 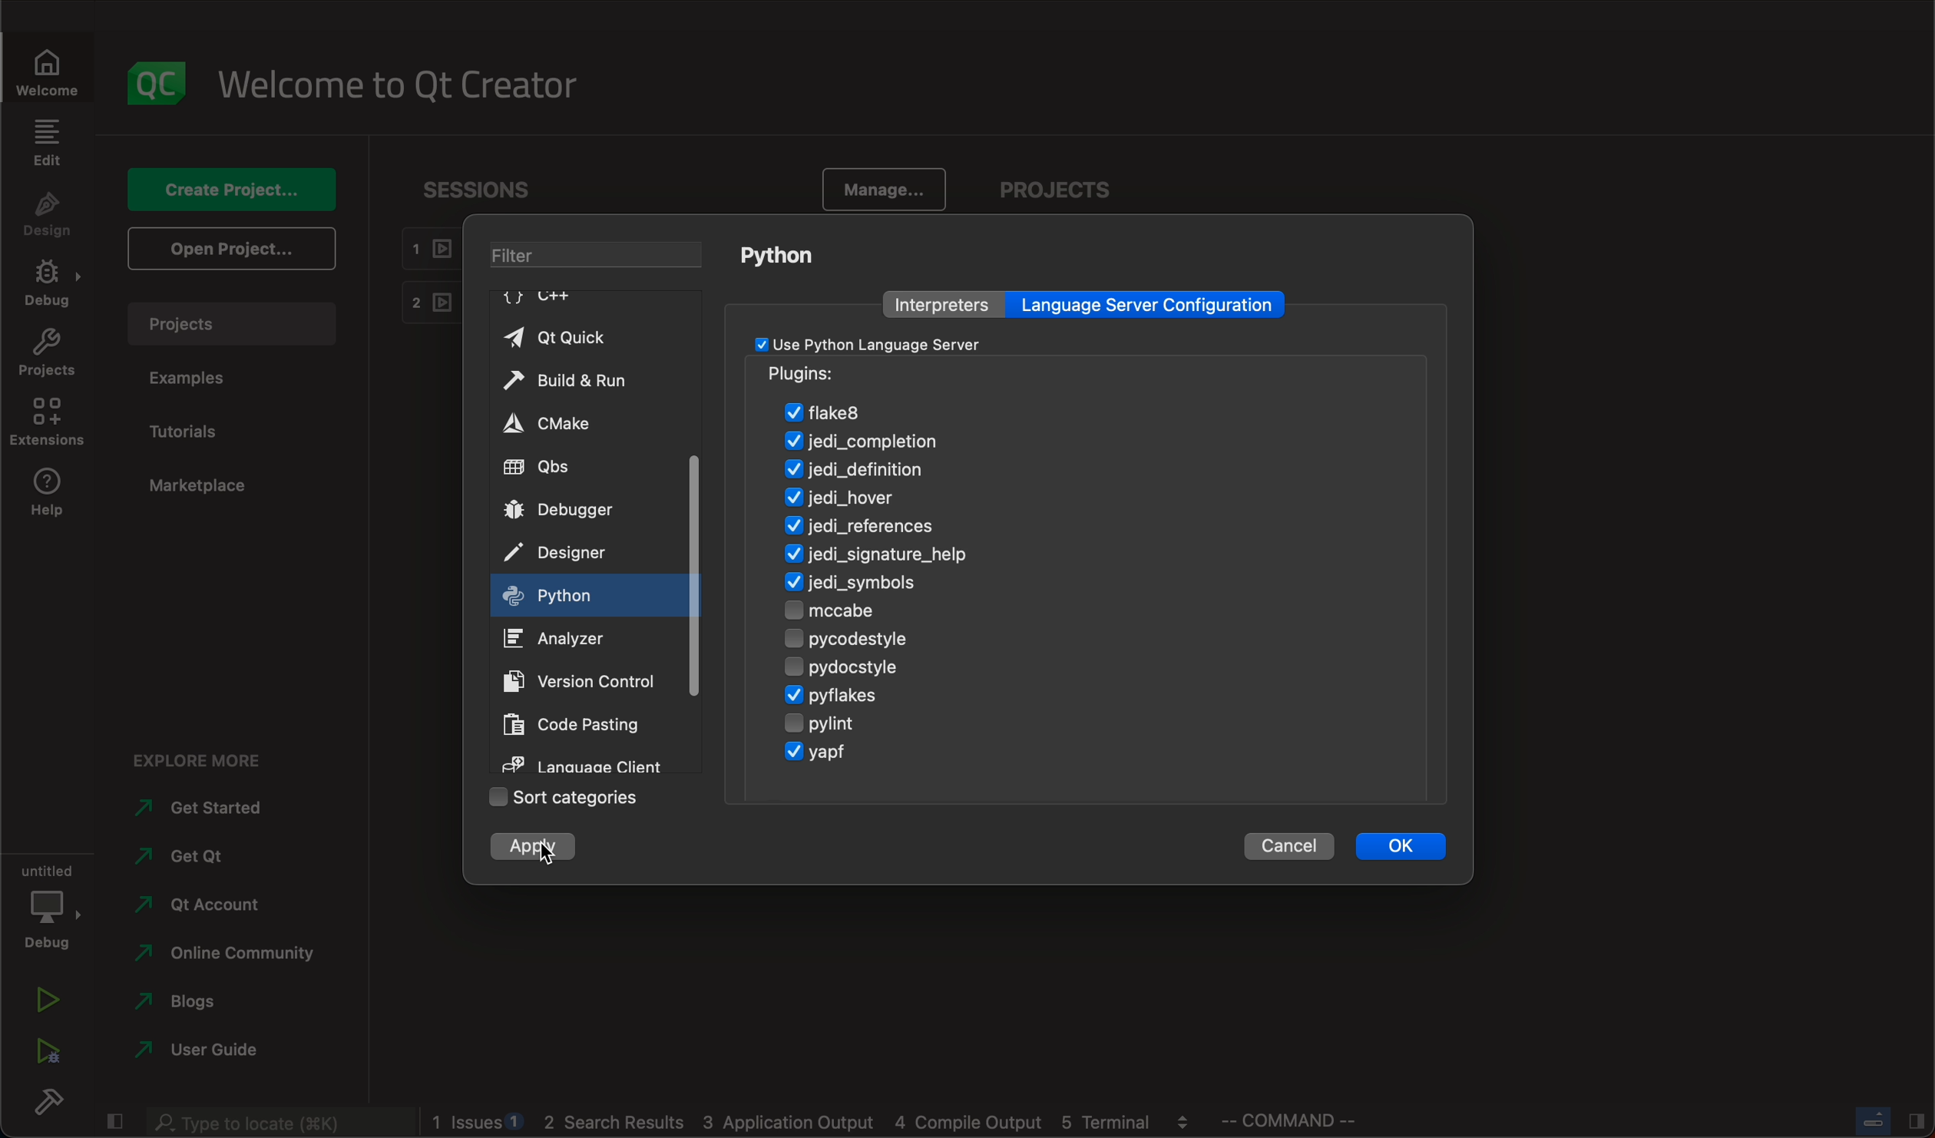 I want to click on tutorials, so click(x=189, y=433).